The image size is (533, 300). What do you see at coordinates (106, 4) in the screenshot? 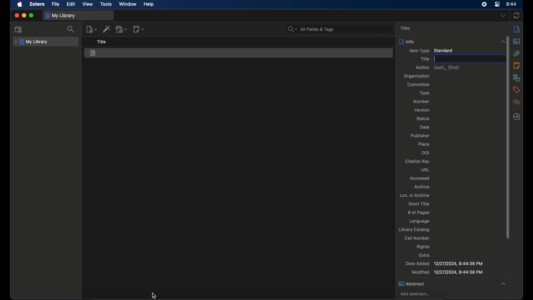
I see `tools` at bounding box center [106, 4].